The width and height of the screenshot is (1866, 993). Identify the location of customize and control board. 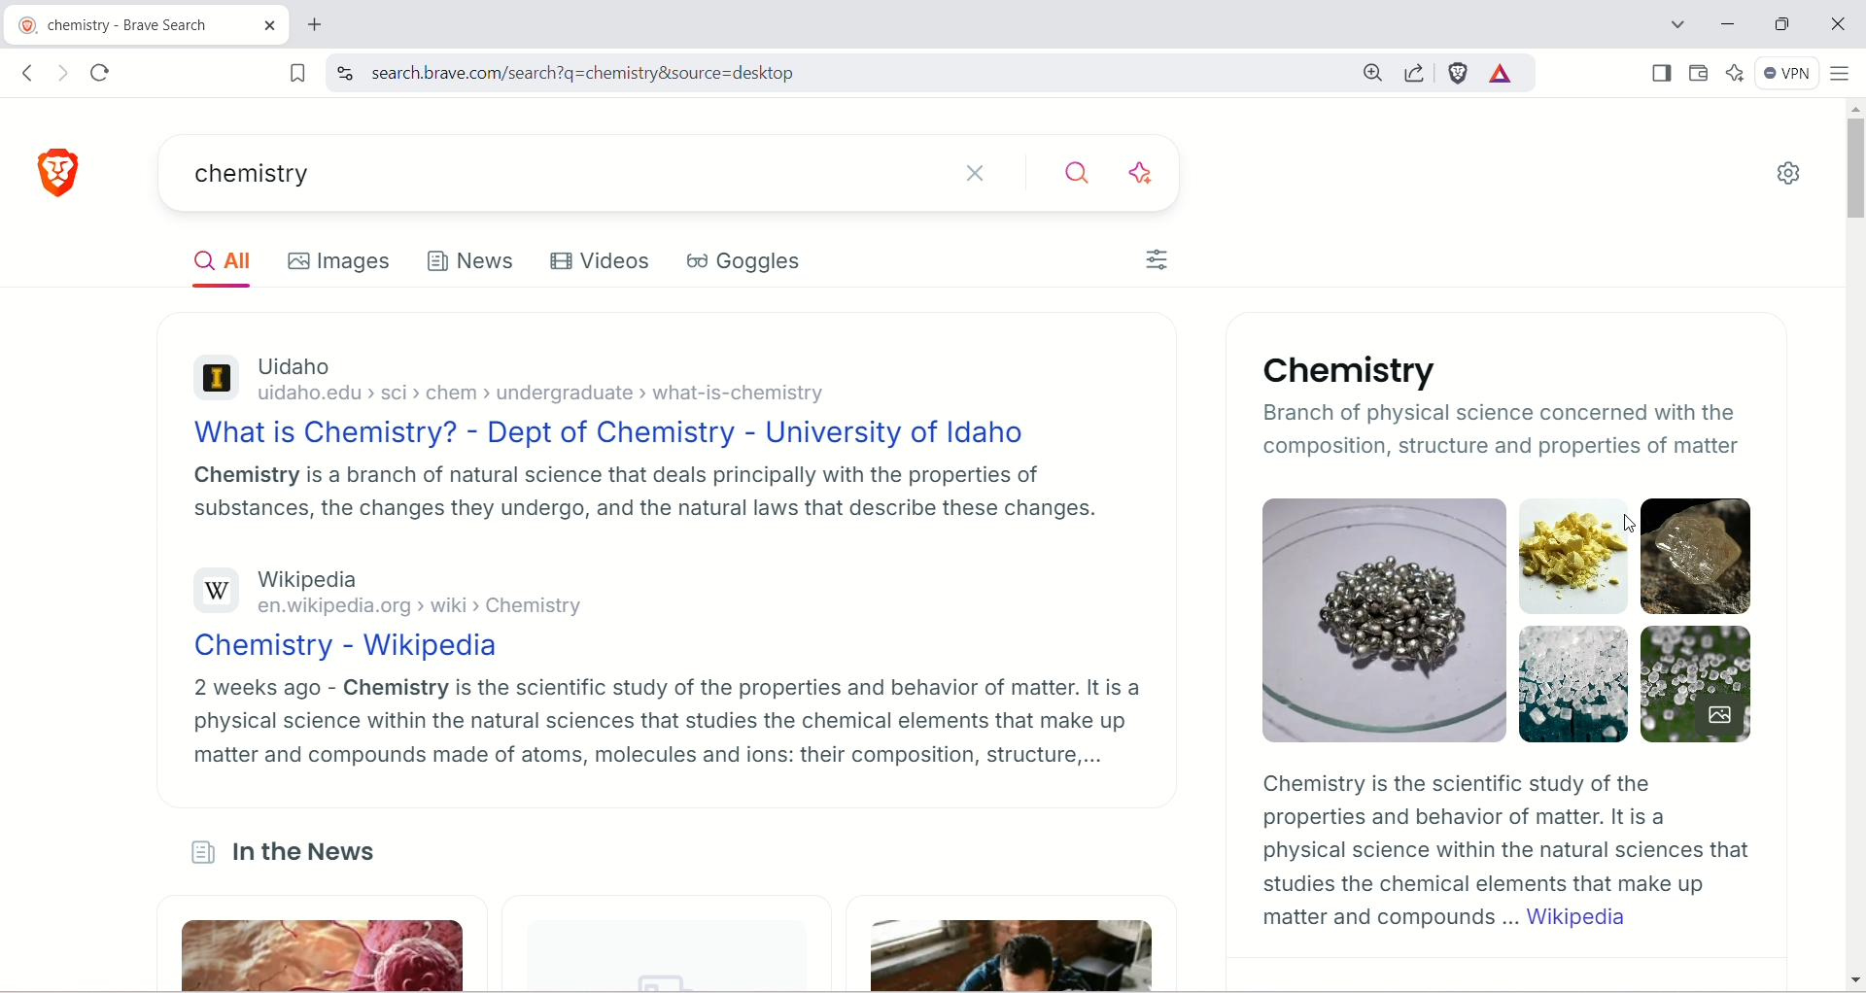
(1839, 73).